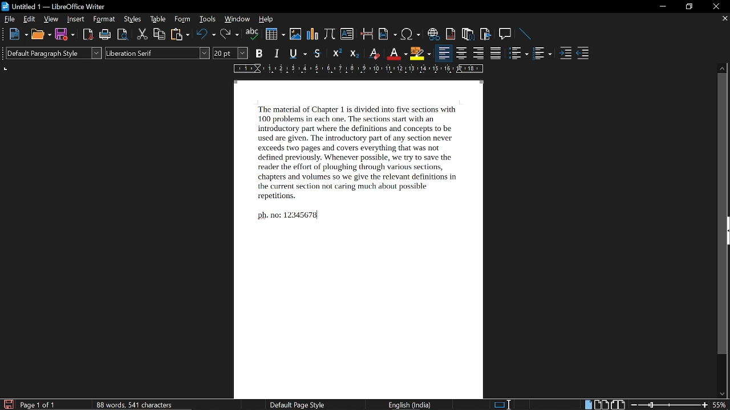 This screenshot has height=410, width=730. Describe the element at coordinates (266, 20) in the screenshot. I see `help` at that location.